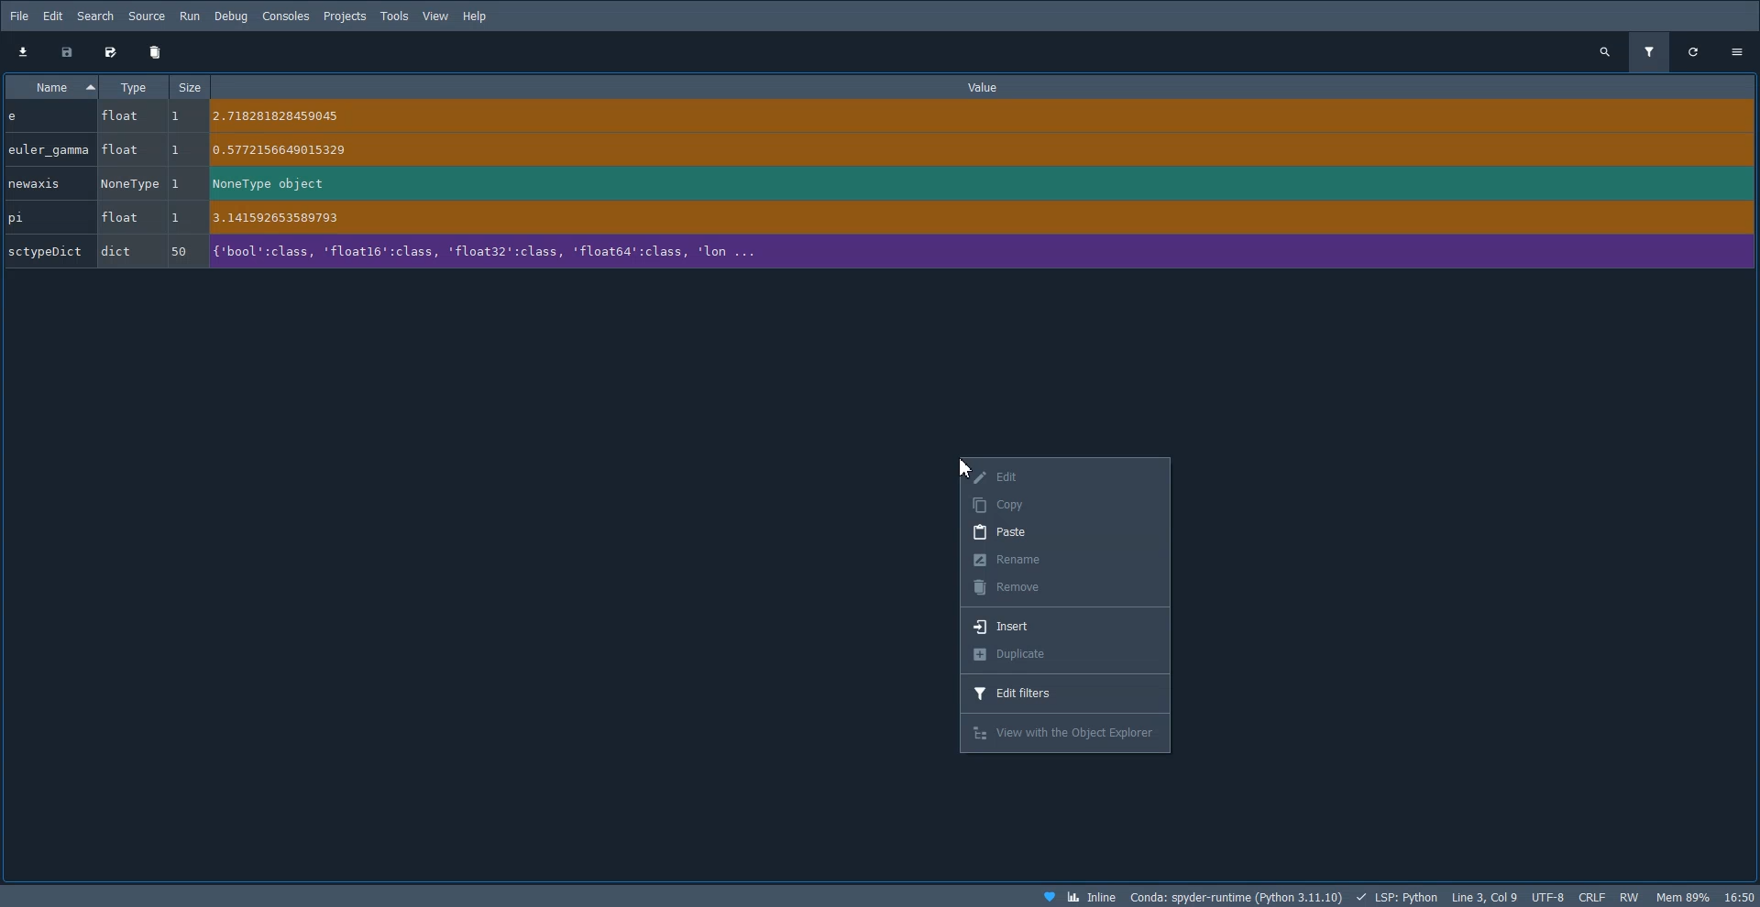  Describe the element at coordinates (47, 252) in the screenshot. I see `‘sctypeDict` at that location.